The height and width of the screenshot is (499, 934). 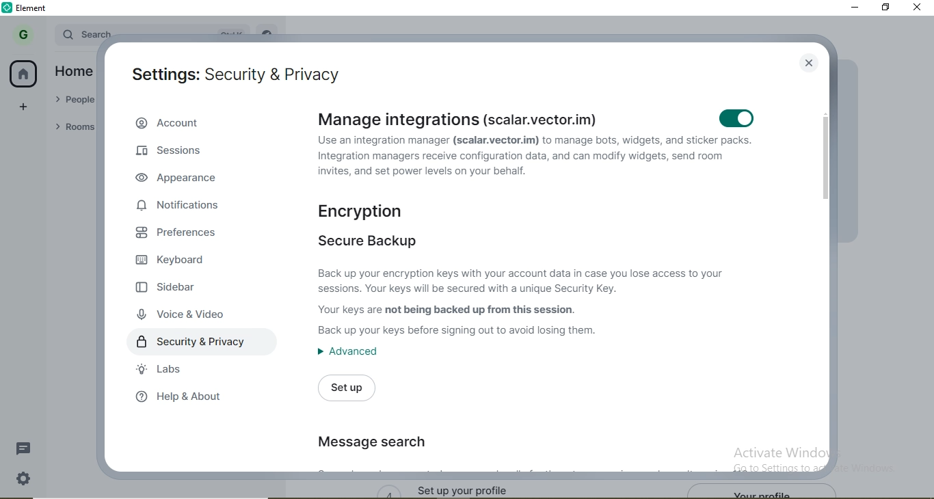 I want to click on notifications, so click(x=183, y=207).